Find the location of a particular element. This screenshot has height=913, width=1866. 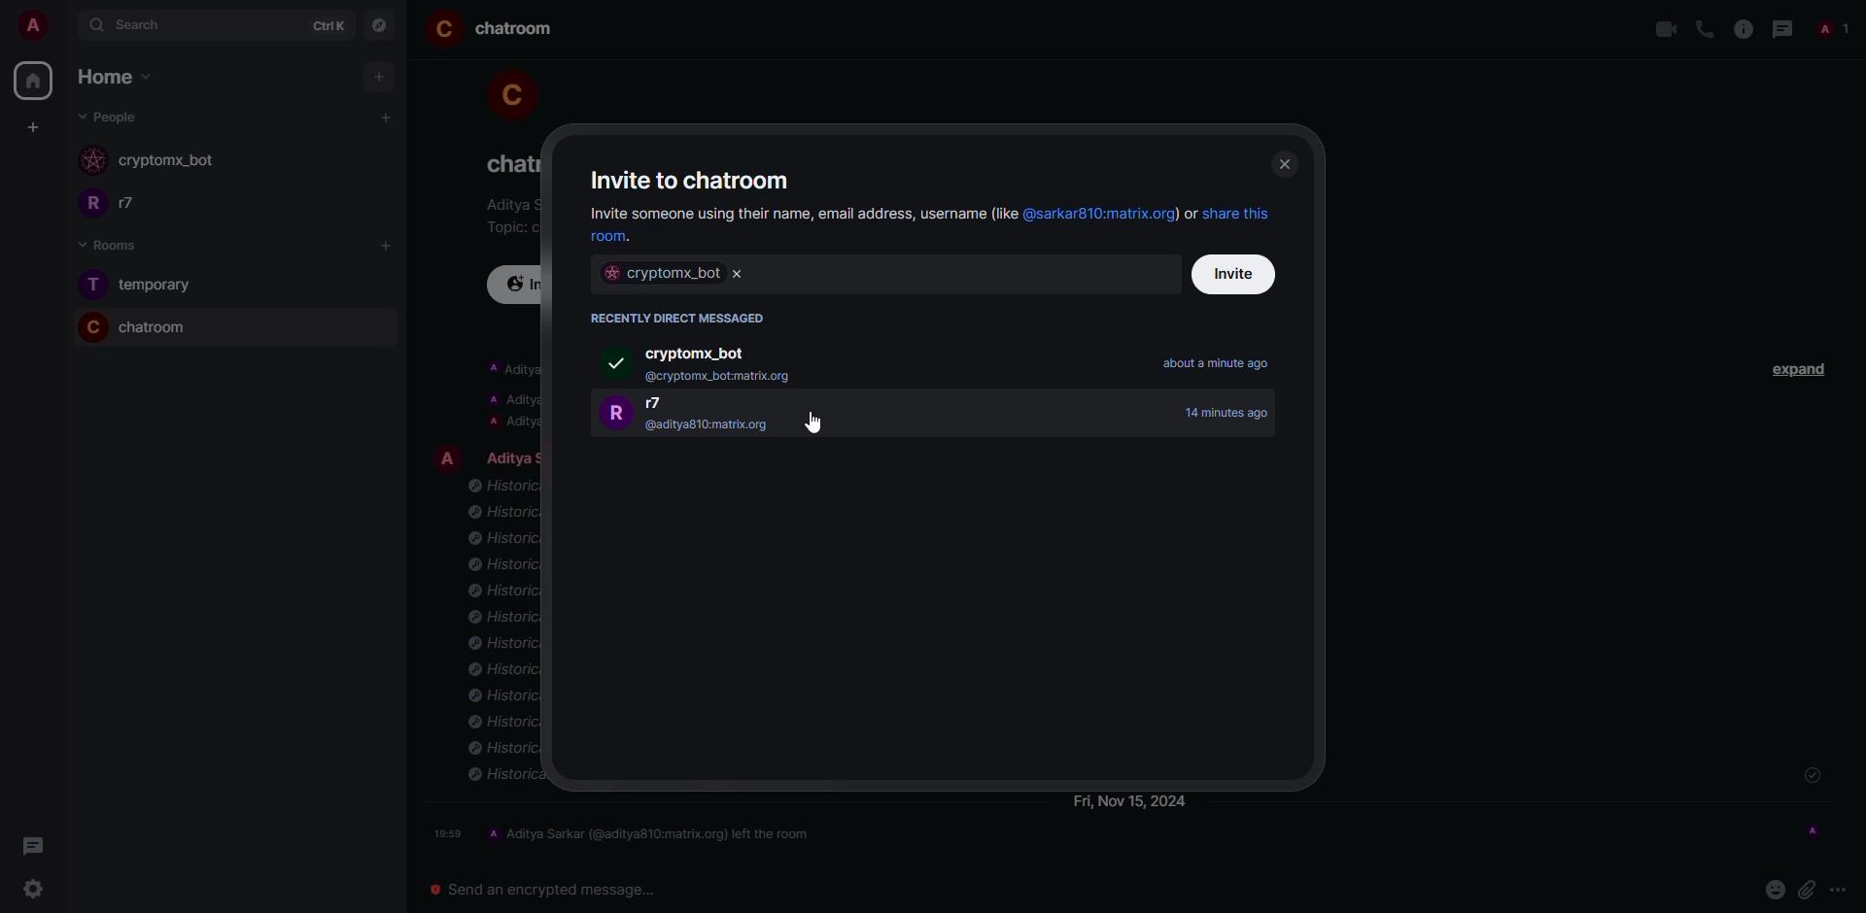

topic chat is located at coordinates (509, 226).